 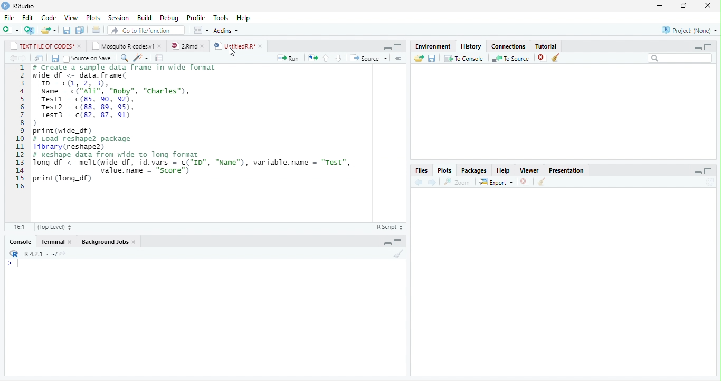 I want to click on save, so click(x=432, y=58).